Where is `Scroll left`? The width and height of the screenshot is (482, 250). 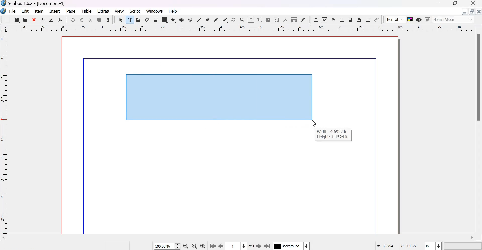
Scroll left is located at coordinates (8, 238).